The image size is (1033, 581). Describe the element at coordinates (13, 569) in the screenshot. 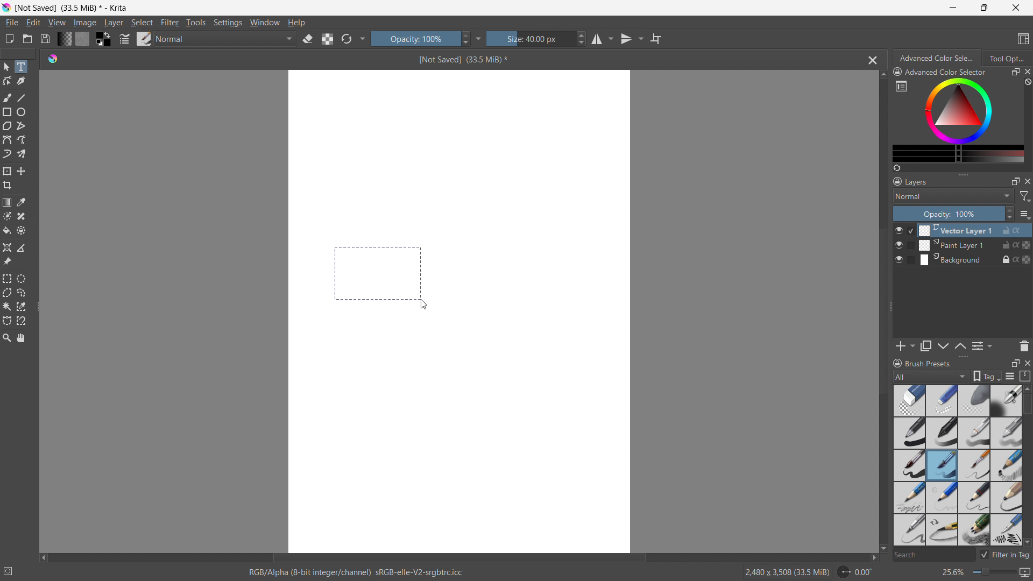

I see `no selection` at that location.